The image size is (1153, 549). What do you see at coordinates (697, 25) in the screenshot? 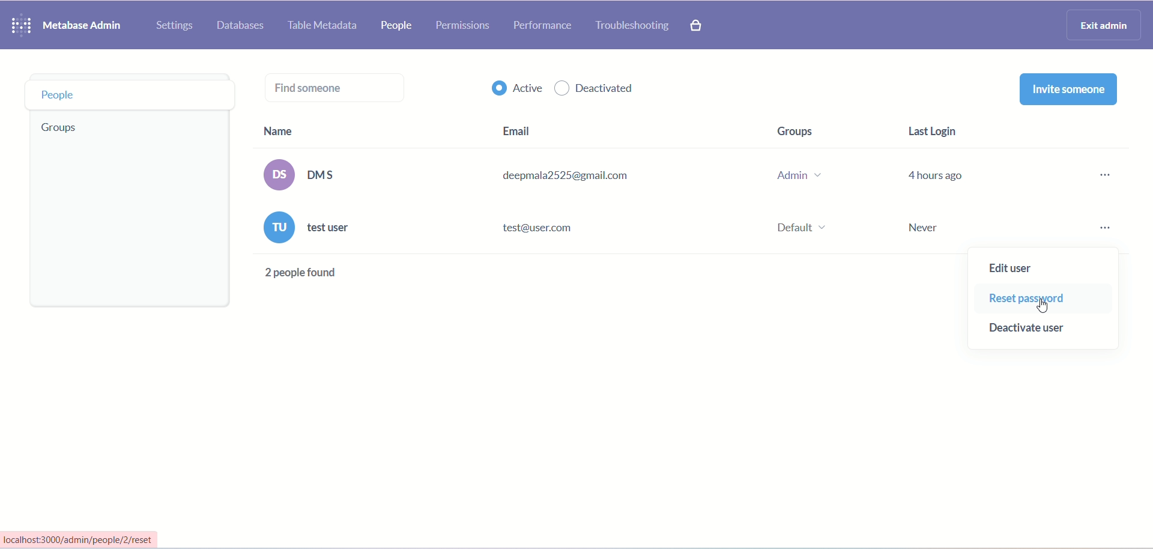
I see `paid features` at bounding box center [697, 25].